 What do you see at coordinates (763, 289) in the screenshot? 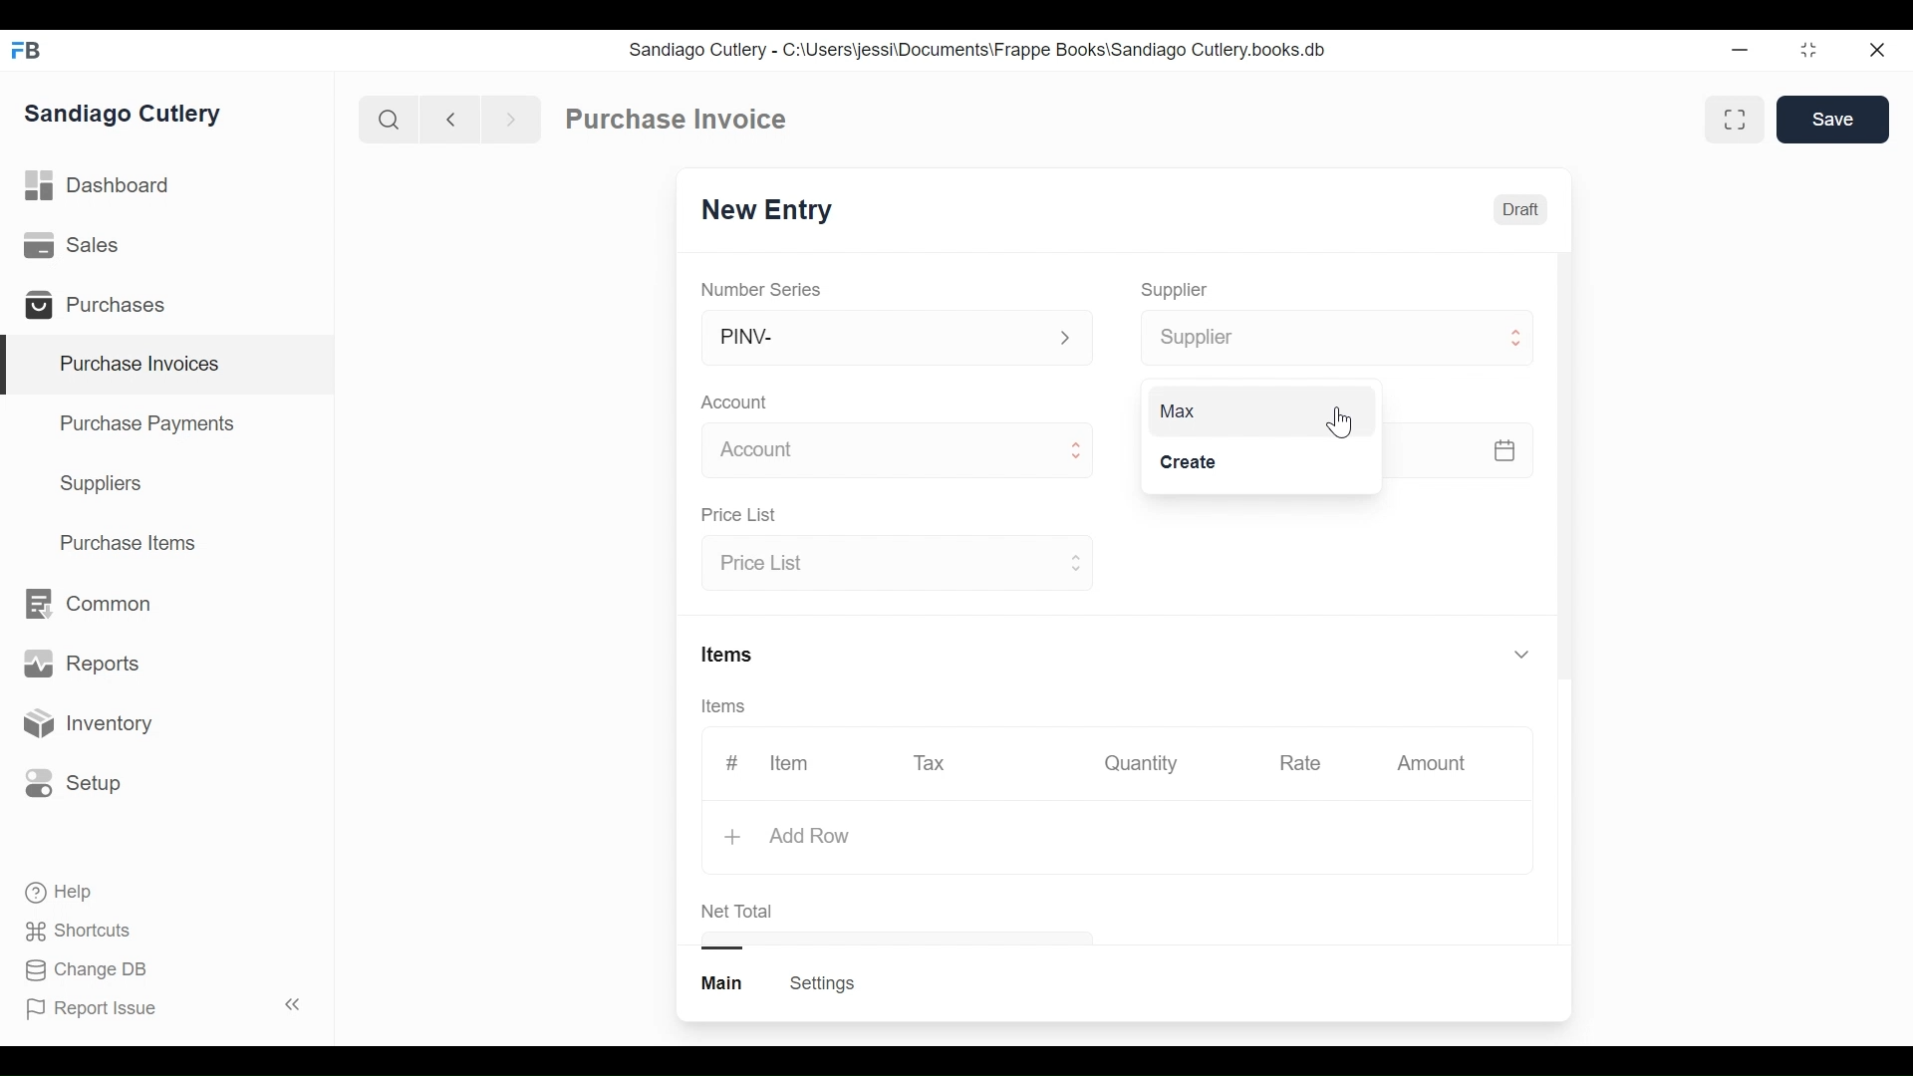
I see `Number Series` at bounding box center [763, 289].